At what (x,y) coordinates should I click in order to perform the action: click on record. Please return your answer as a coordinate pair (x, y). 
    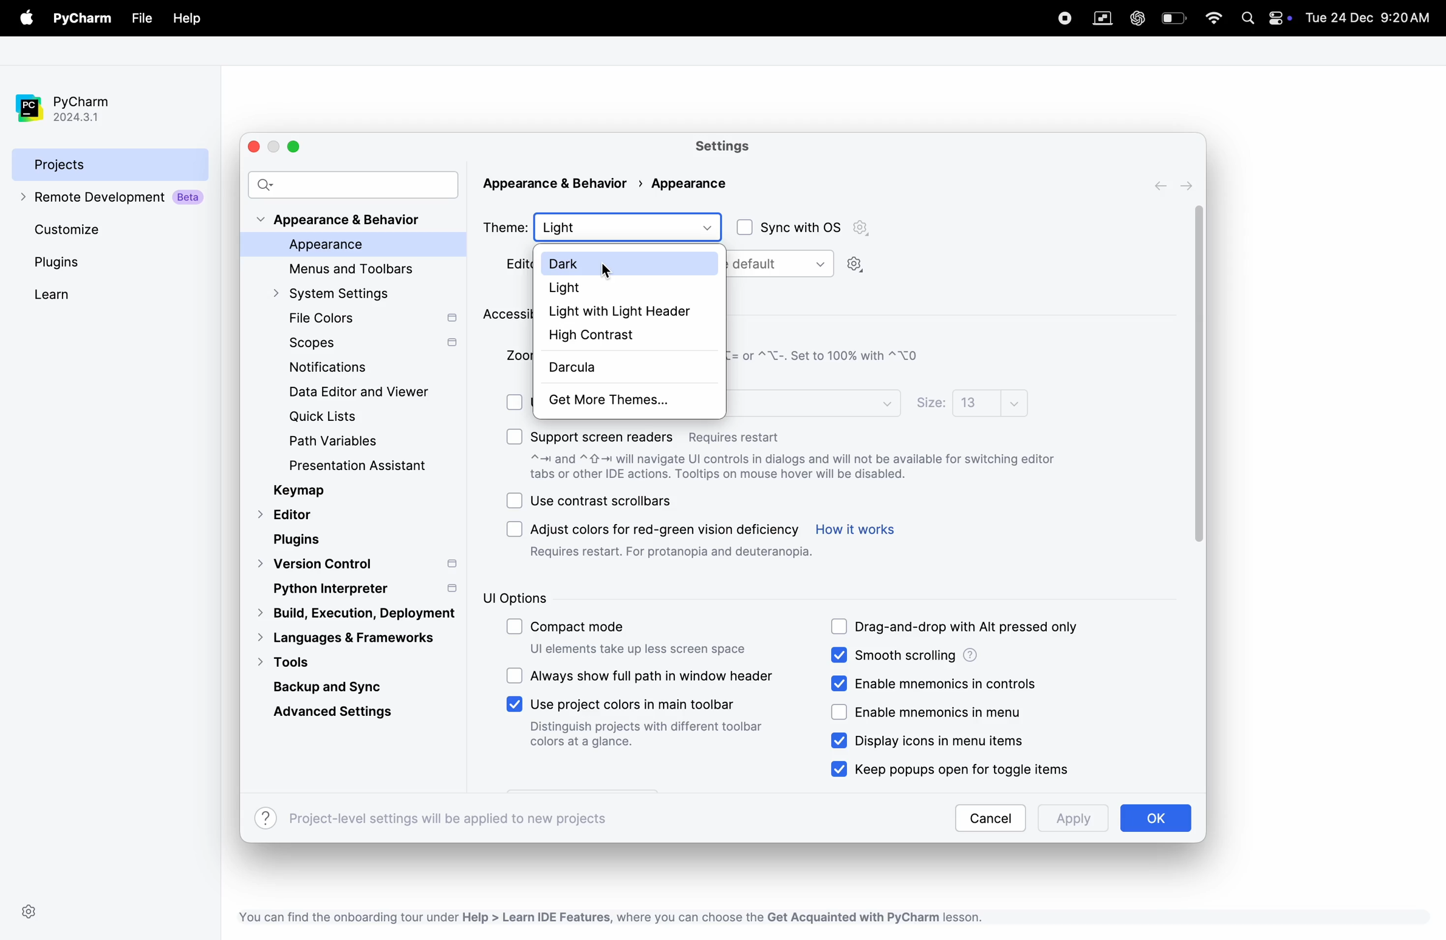
    Looking at the image, I should click on (1058, 17).